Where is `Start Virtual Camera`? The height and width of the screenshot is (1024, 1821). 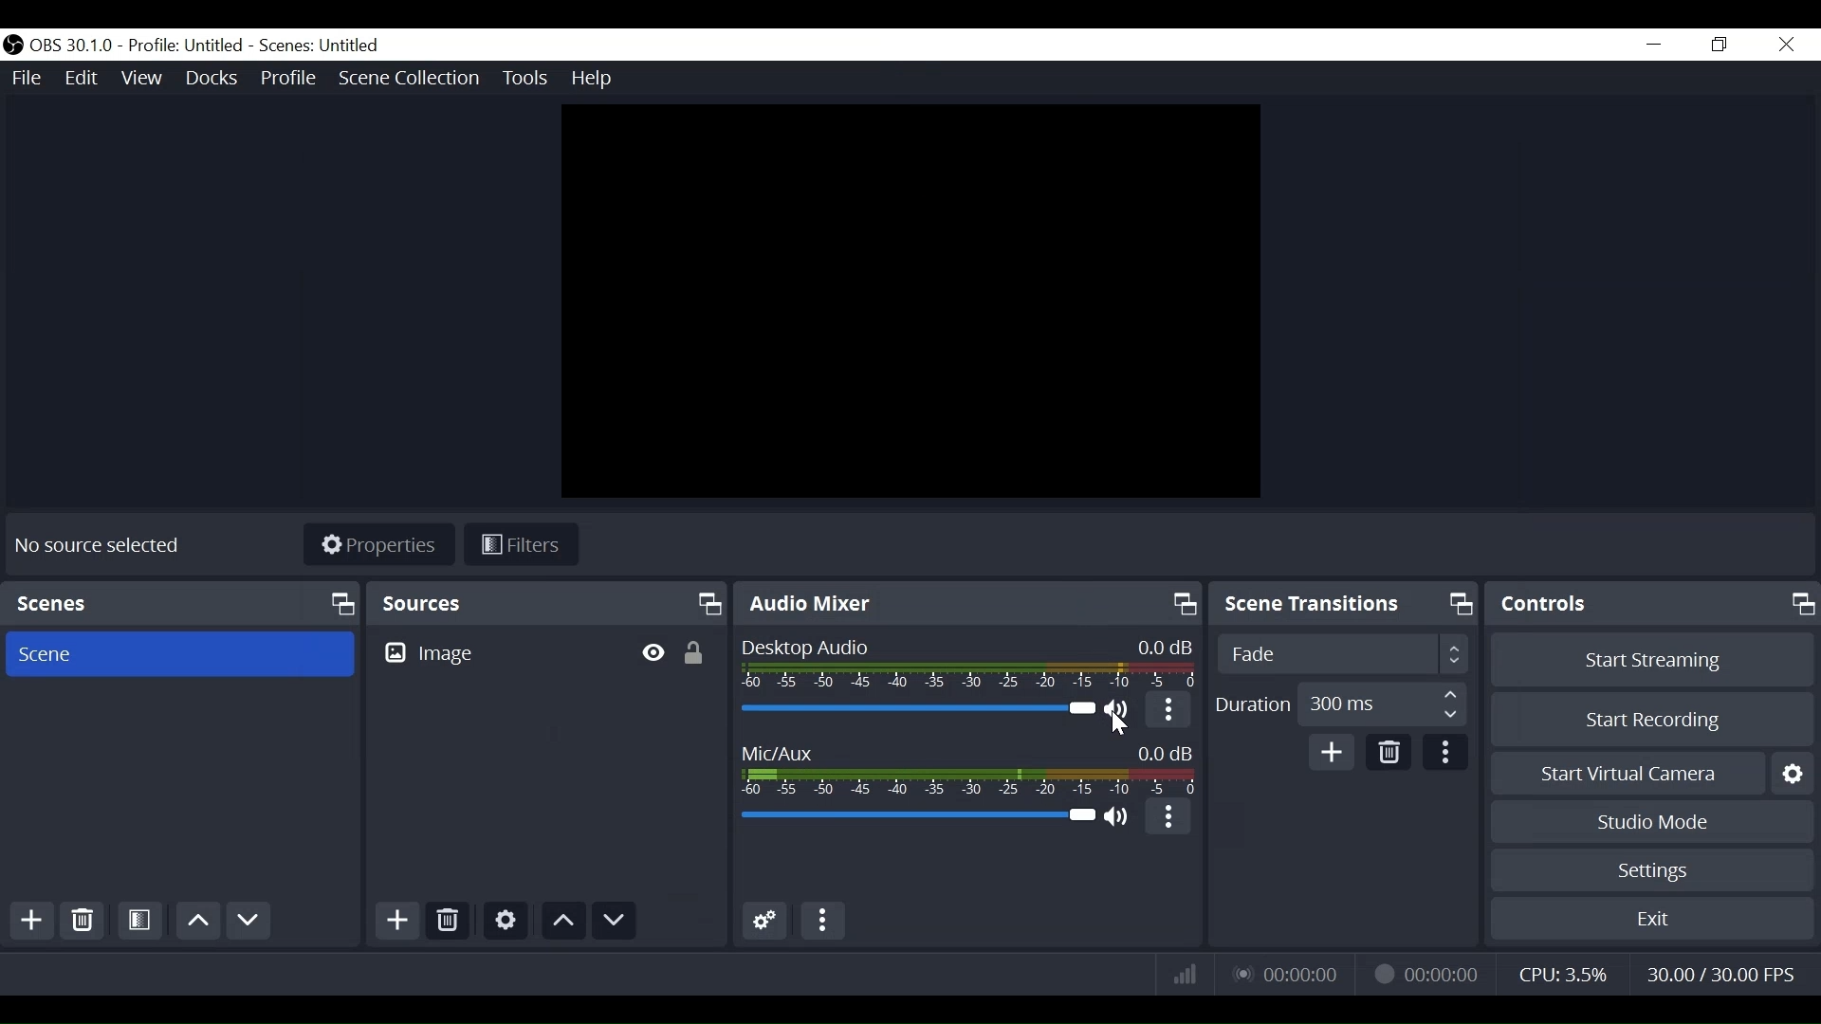
Start Virtual Camera is located at coordinates (1652, 774).